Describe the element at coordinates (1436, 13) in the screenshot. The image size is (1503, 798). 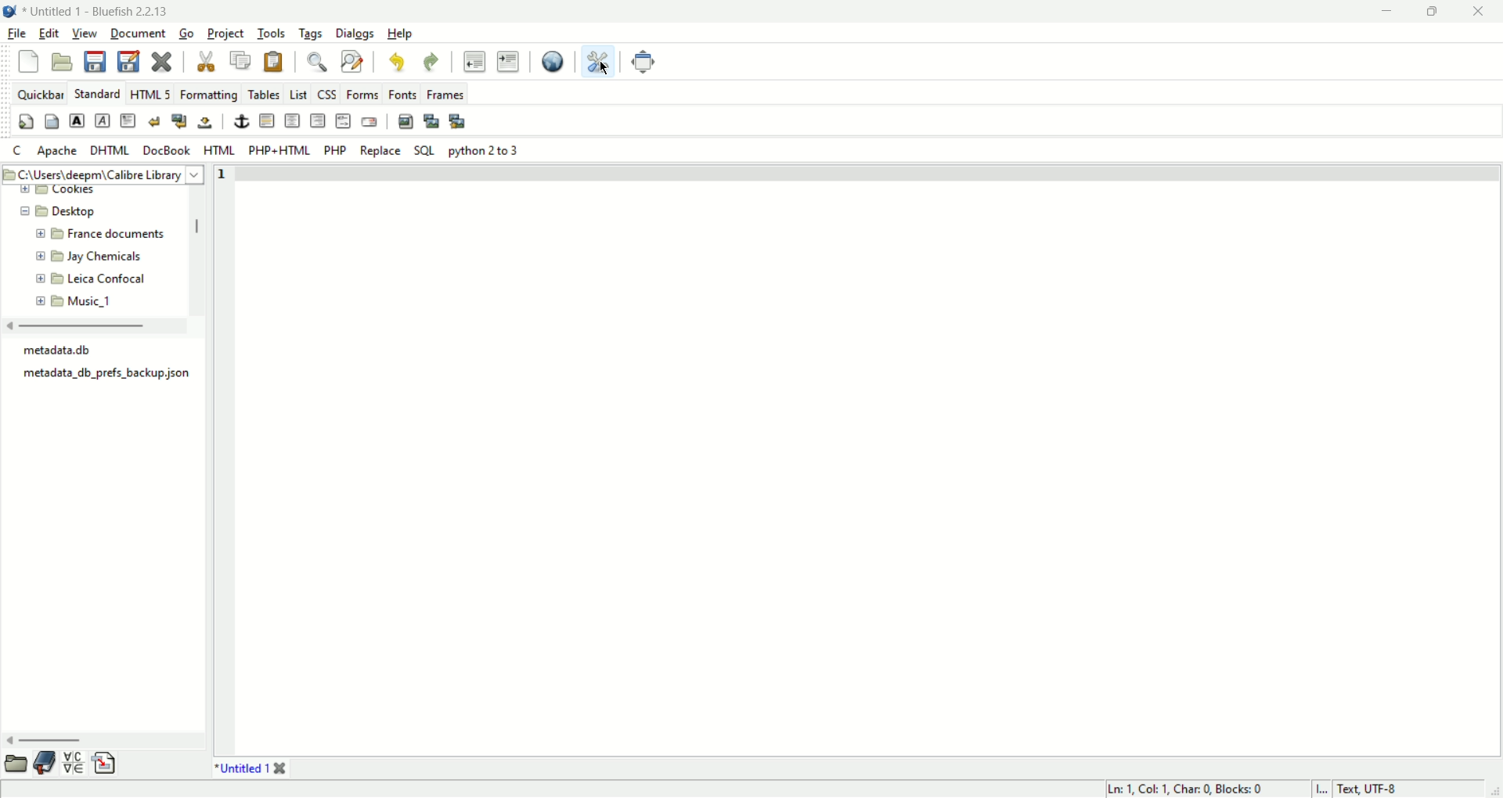
I see `maximize` at that location.